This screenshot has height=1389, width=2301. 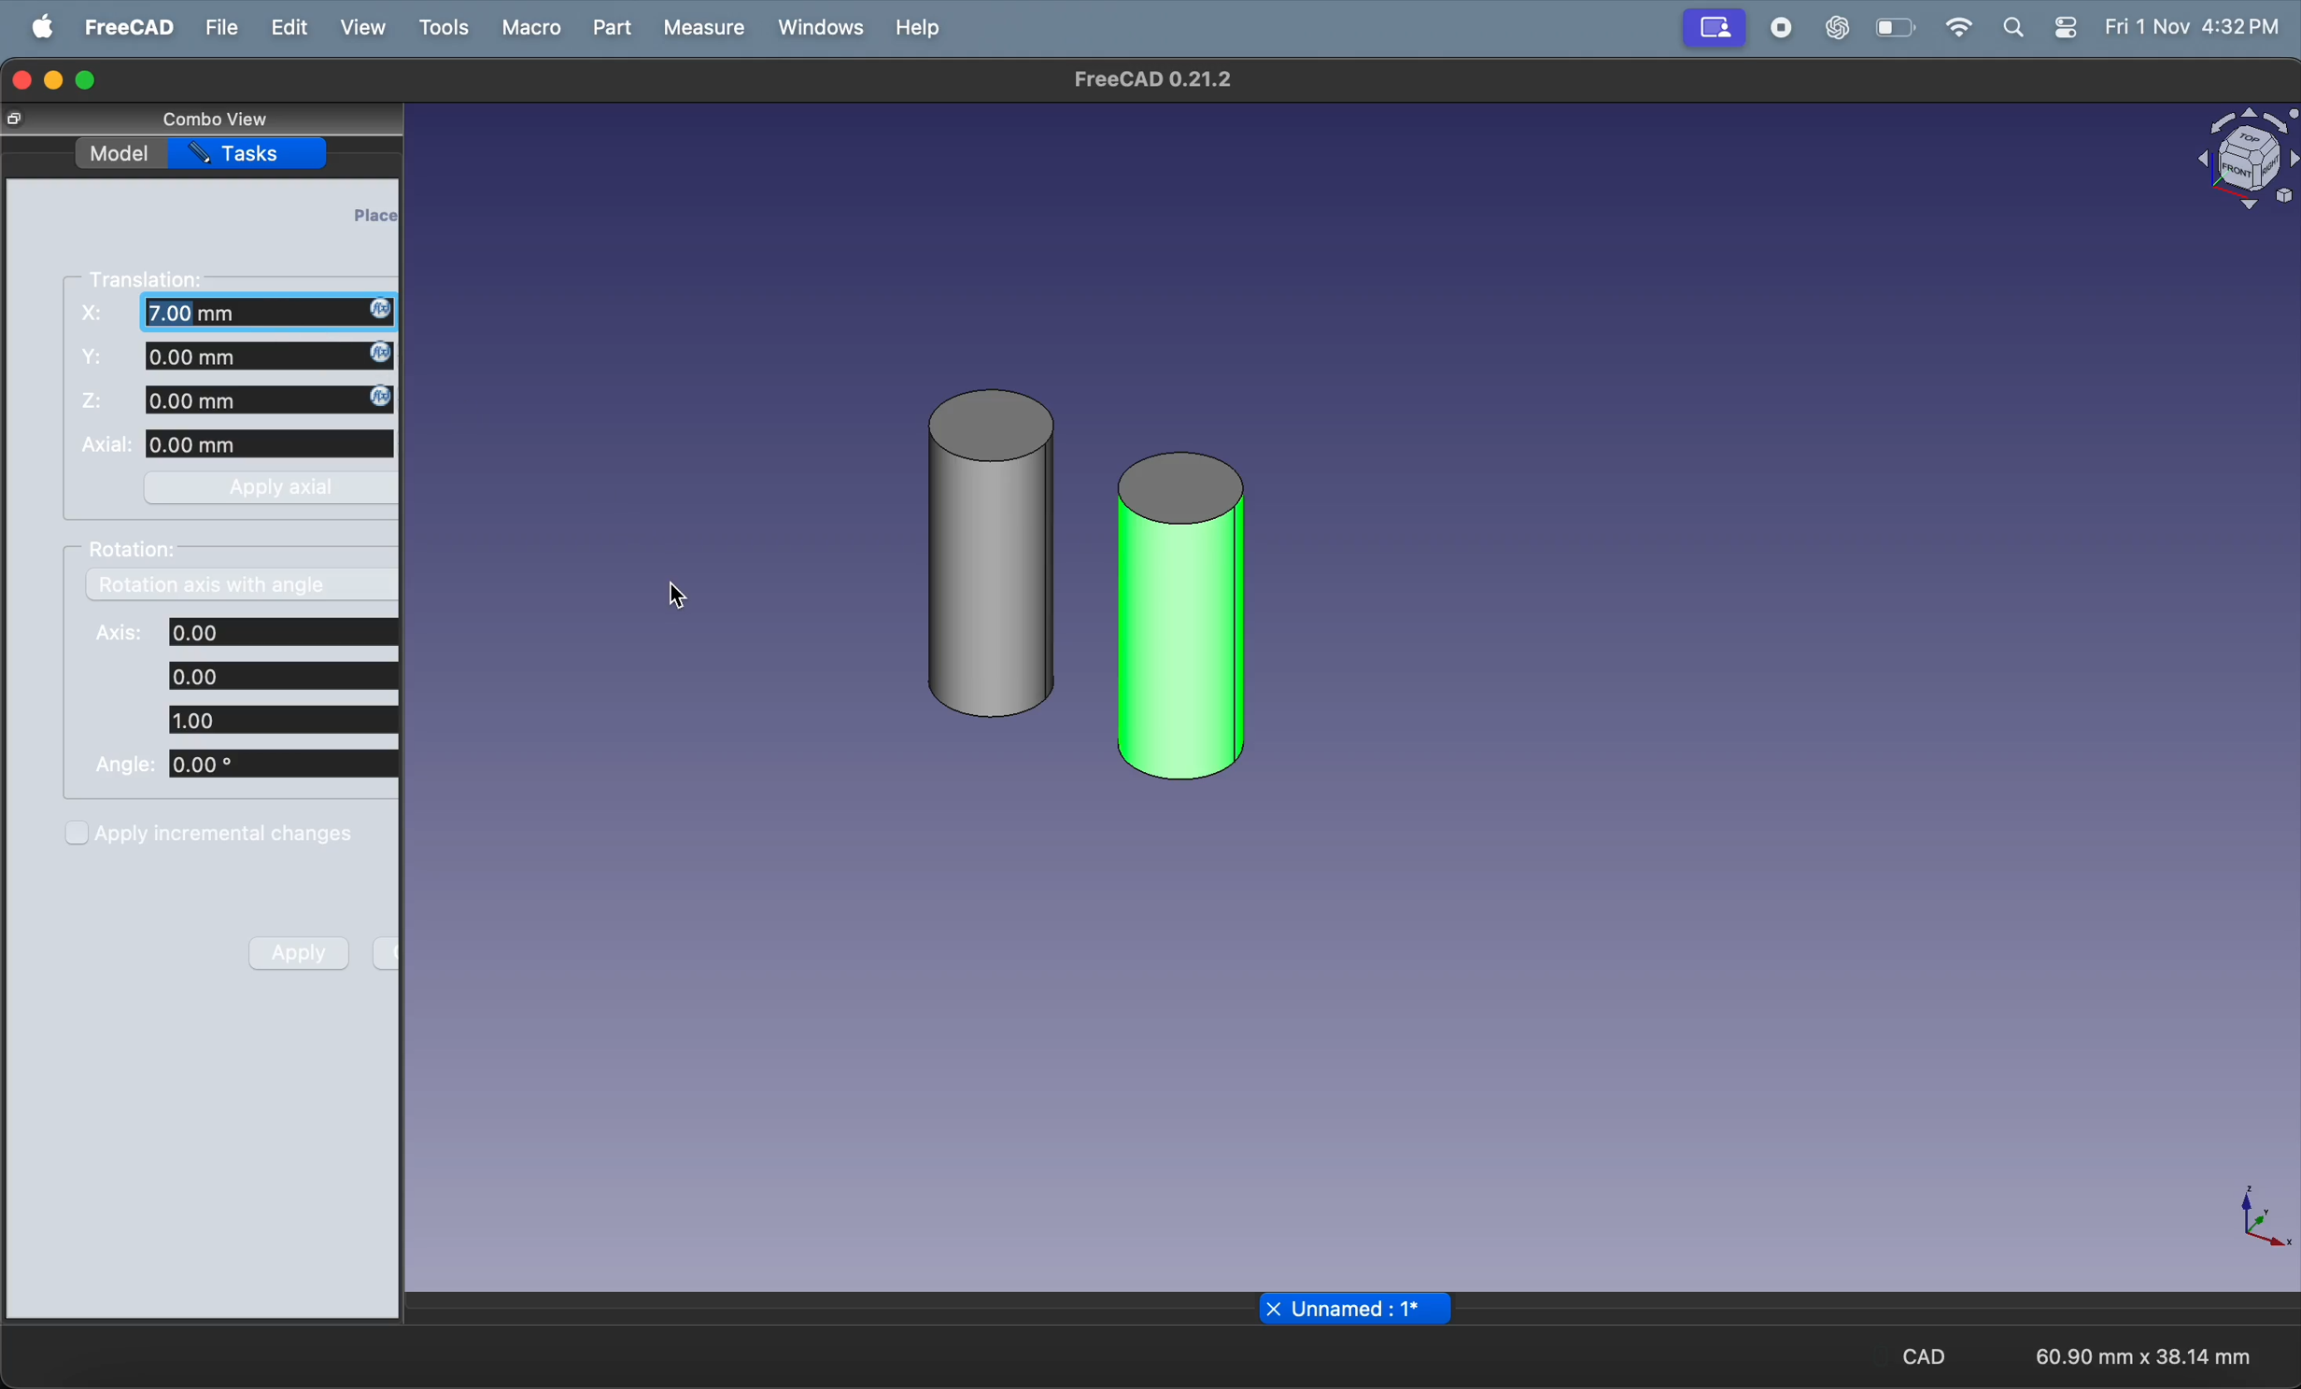 I want to click on X:, so click(x=95, y=315).